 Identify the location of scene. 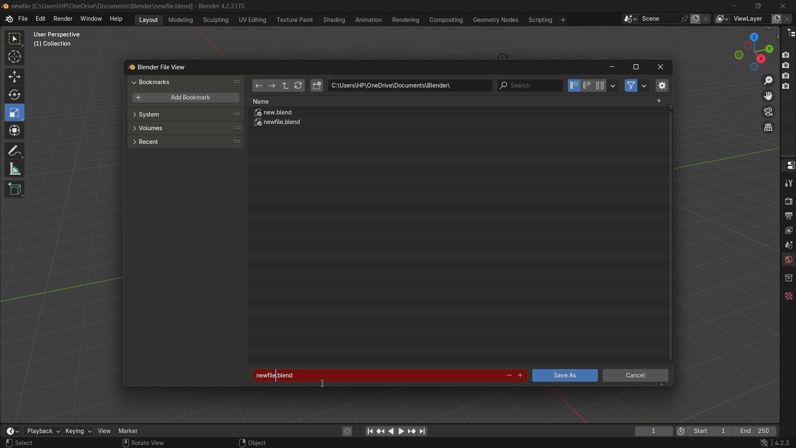
(787, 244).